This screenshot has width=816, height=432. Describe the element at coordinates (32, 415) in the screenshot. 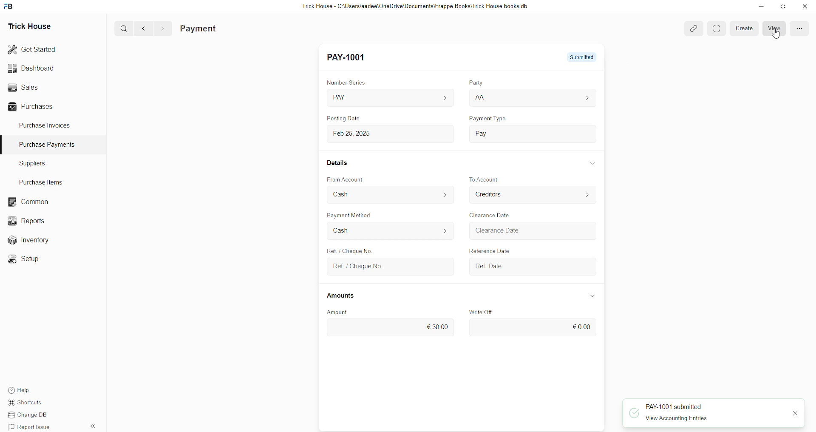

I see `Change DB` at that location.